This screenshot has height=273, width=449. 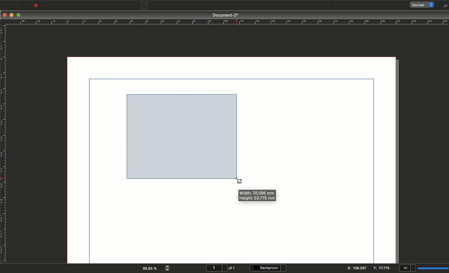 What do you see at coordinates (391, 6) in the screenshot?
I see `Text annotation` at bounding box center [391, 6].